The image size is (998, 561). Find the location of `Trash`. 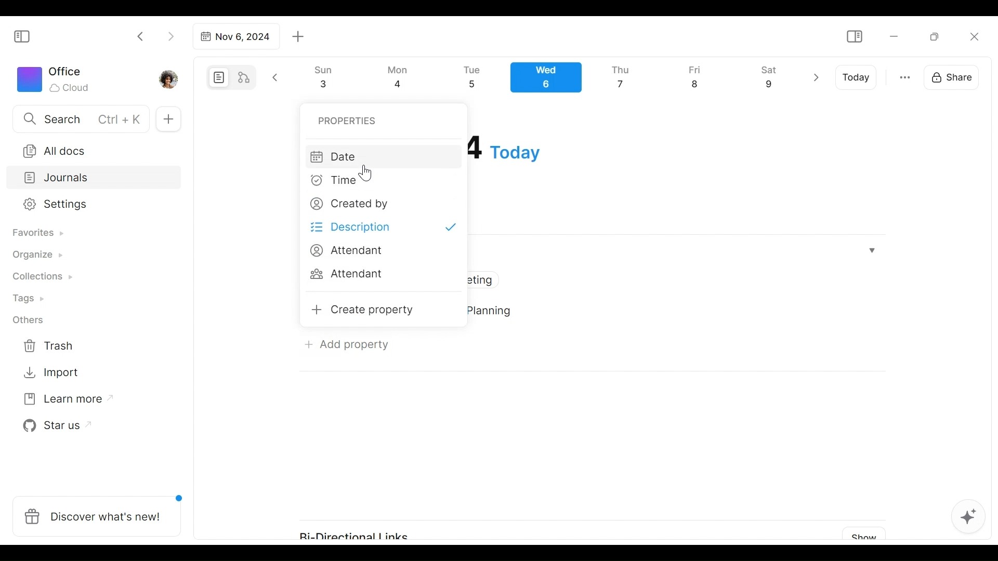

Trash is located at coordinates (49, 346).